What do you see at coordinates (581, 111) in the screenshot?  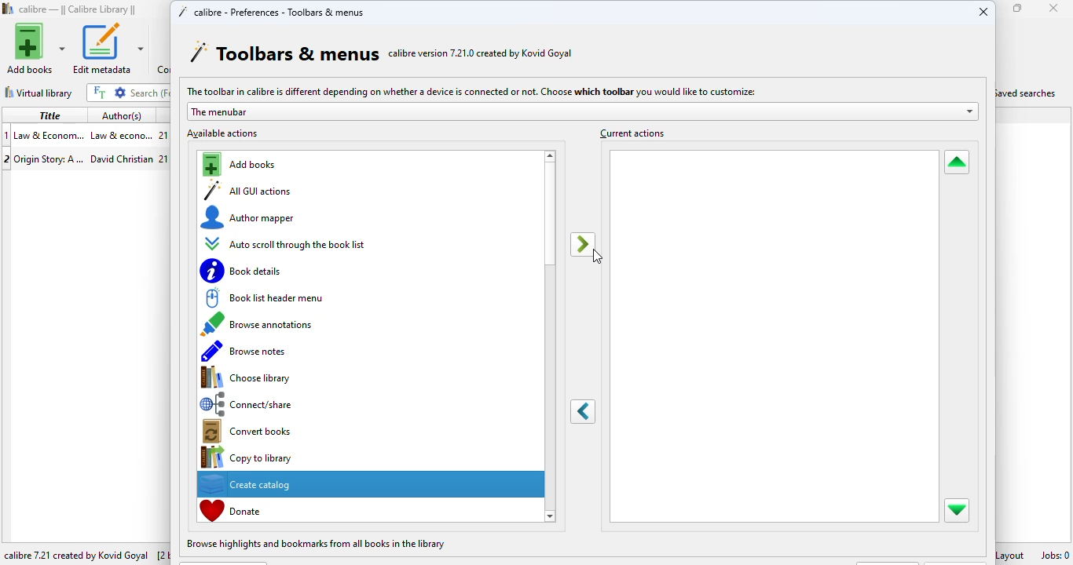 I see `the menubar` at bounding box center [581, 111].